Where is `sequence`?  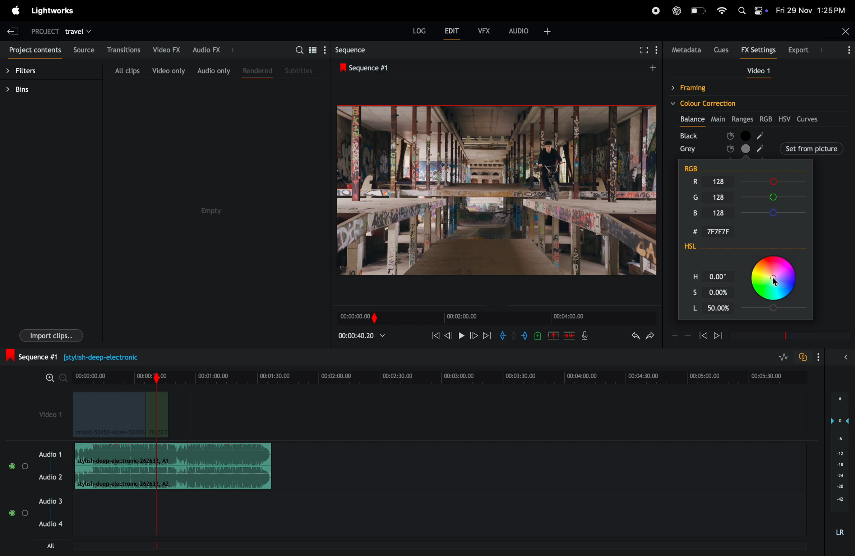 sequence is located at coordinates (361, 50).